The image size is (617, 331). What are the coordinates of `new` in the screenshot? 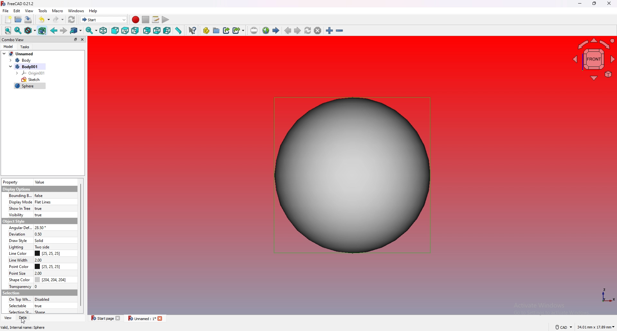 It's located at (7, 20).